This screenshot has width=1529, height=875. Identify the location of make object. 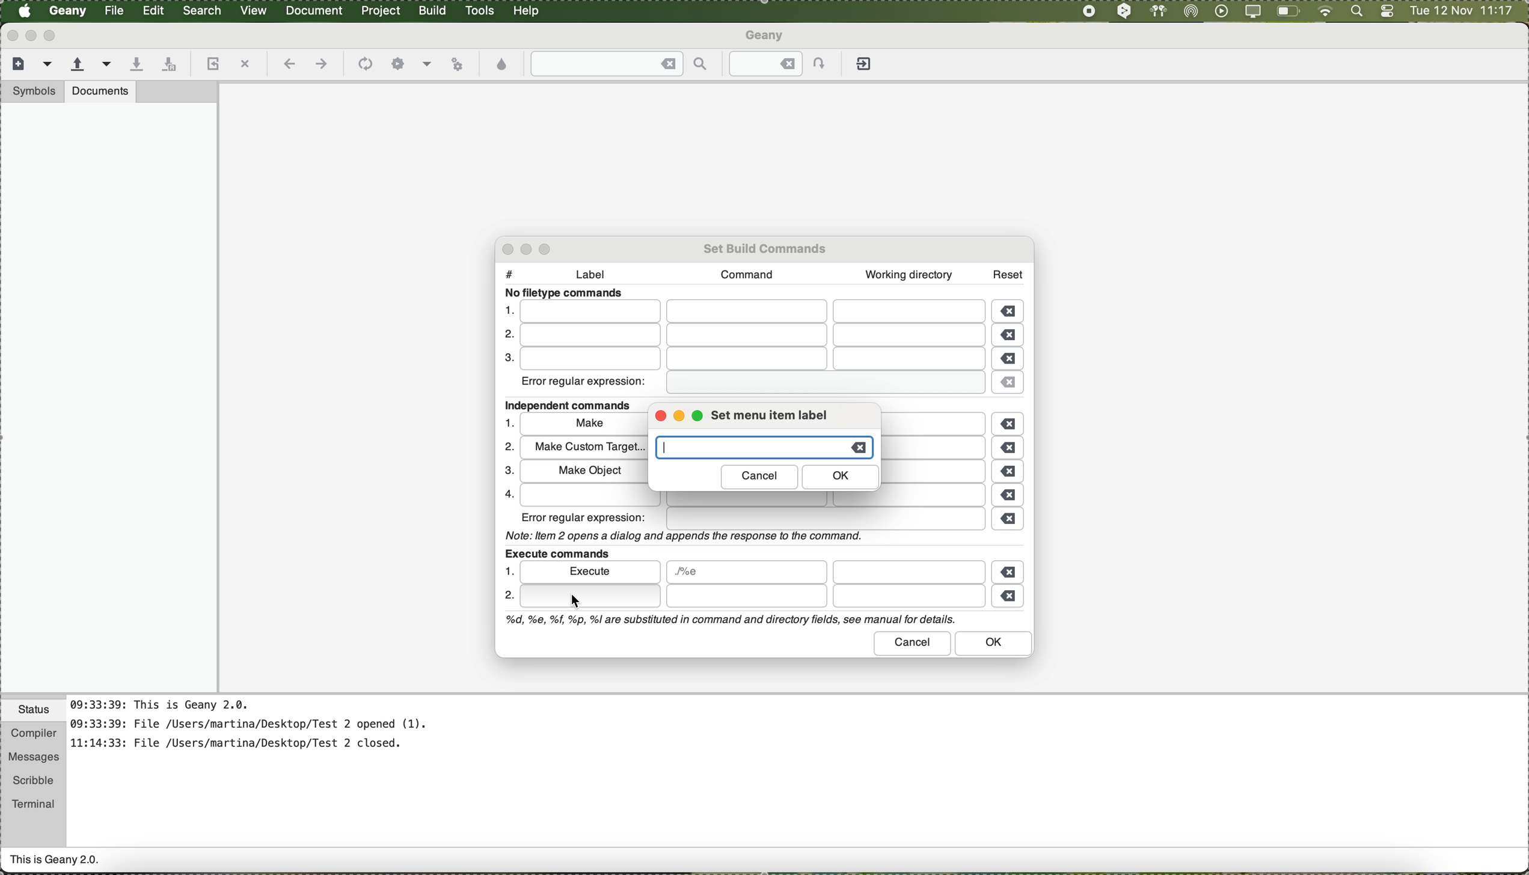
(582, 471).